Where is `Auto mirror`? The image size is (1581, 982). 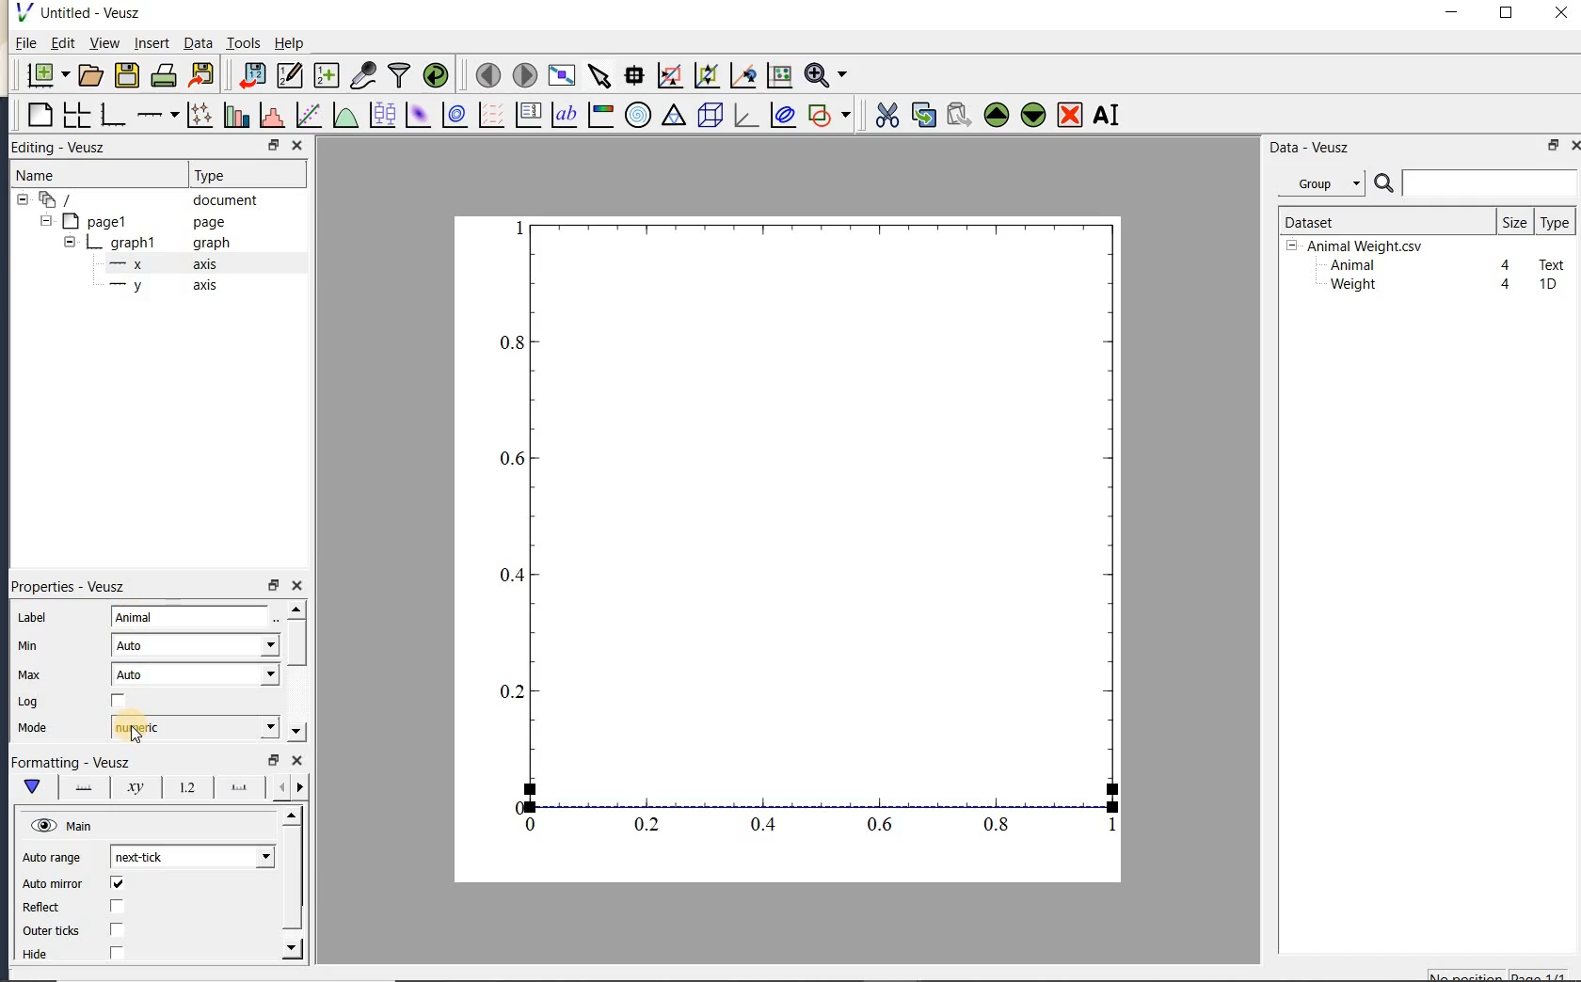 Auto mirror is located at coordinates (50, 885).